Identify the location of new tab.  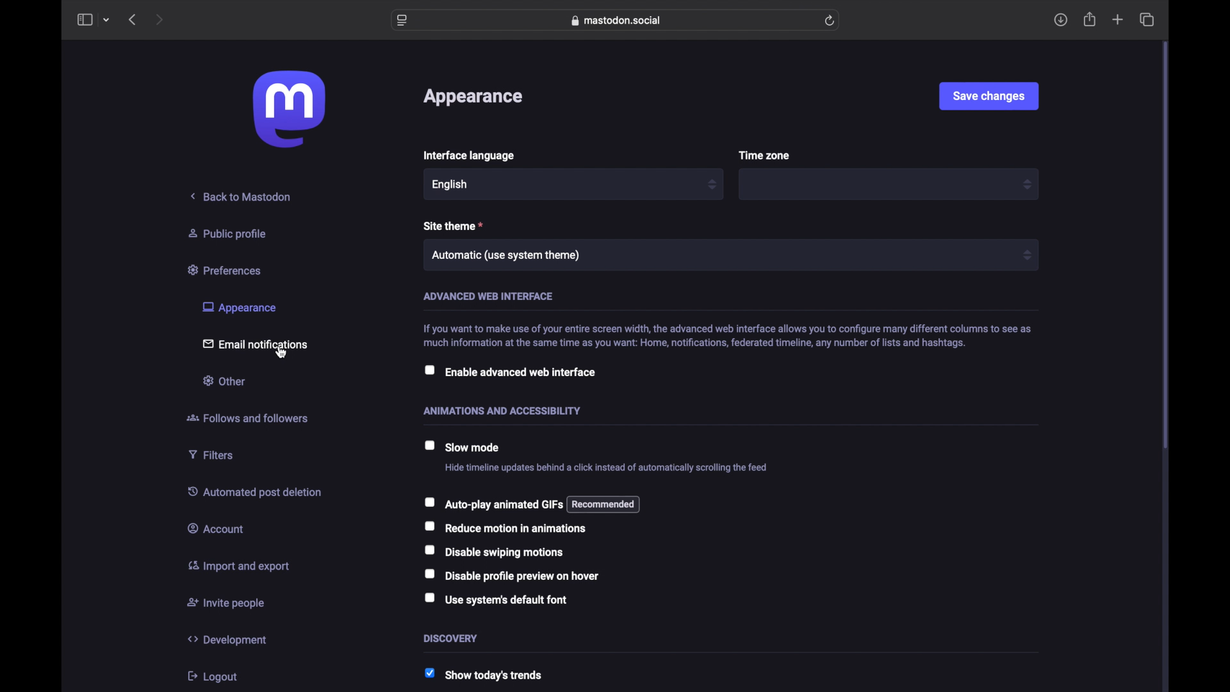
(1118, 20).